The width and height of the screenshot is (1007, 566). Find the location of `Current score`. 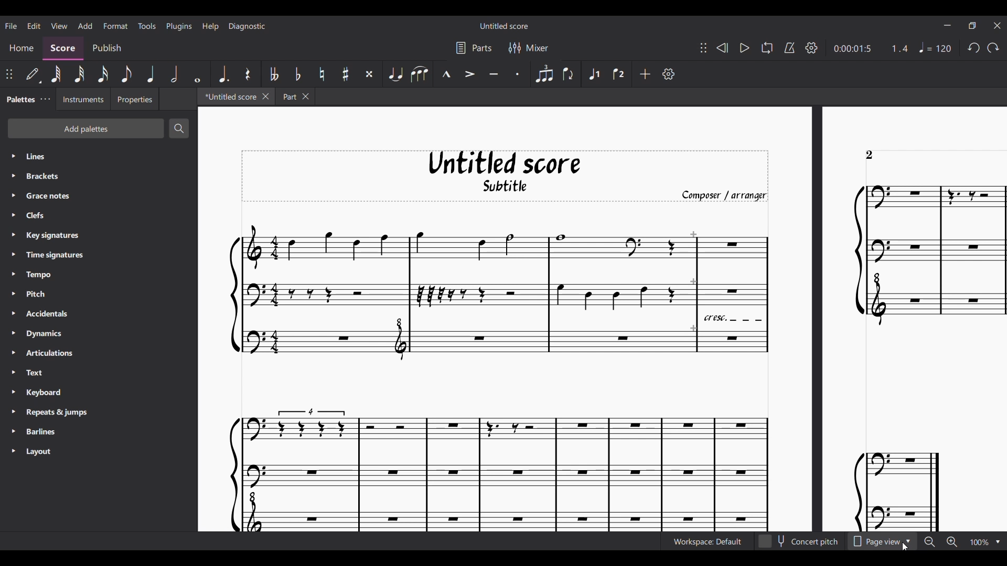

Current score is located at coordinates (617, 367).